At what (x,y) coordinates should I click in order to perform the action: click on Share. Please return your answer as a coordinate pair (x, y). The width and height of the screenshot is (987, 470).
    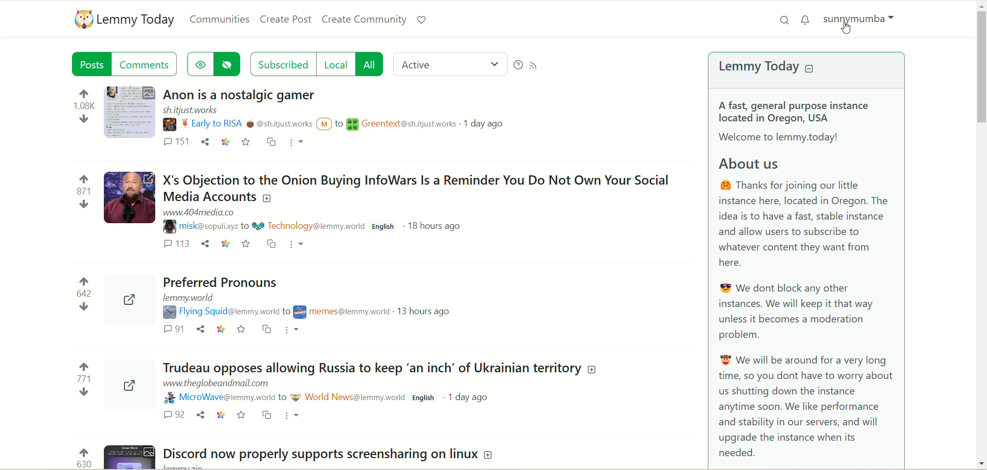
    Looking at the image, I should click on (200, 415).